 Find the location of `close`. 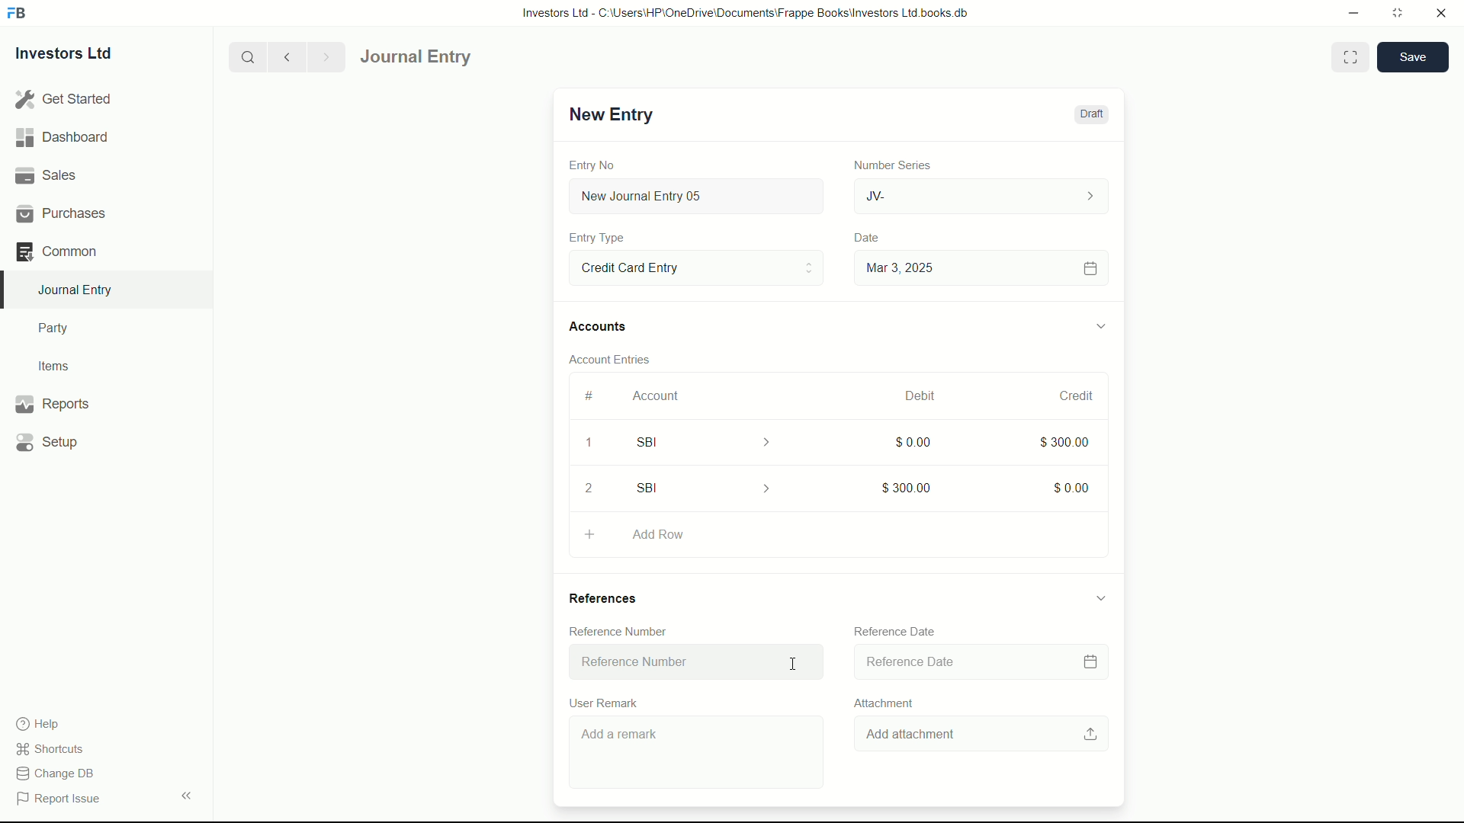

close is located at coordinates (1442, 14).